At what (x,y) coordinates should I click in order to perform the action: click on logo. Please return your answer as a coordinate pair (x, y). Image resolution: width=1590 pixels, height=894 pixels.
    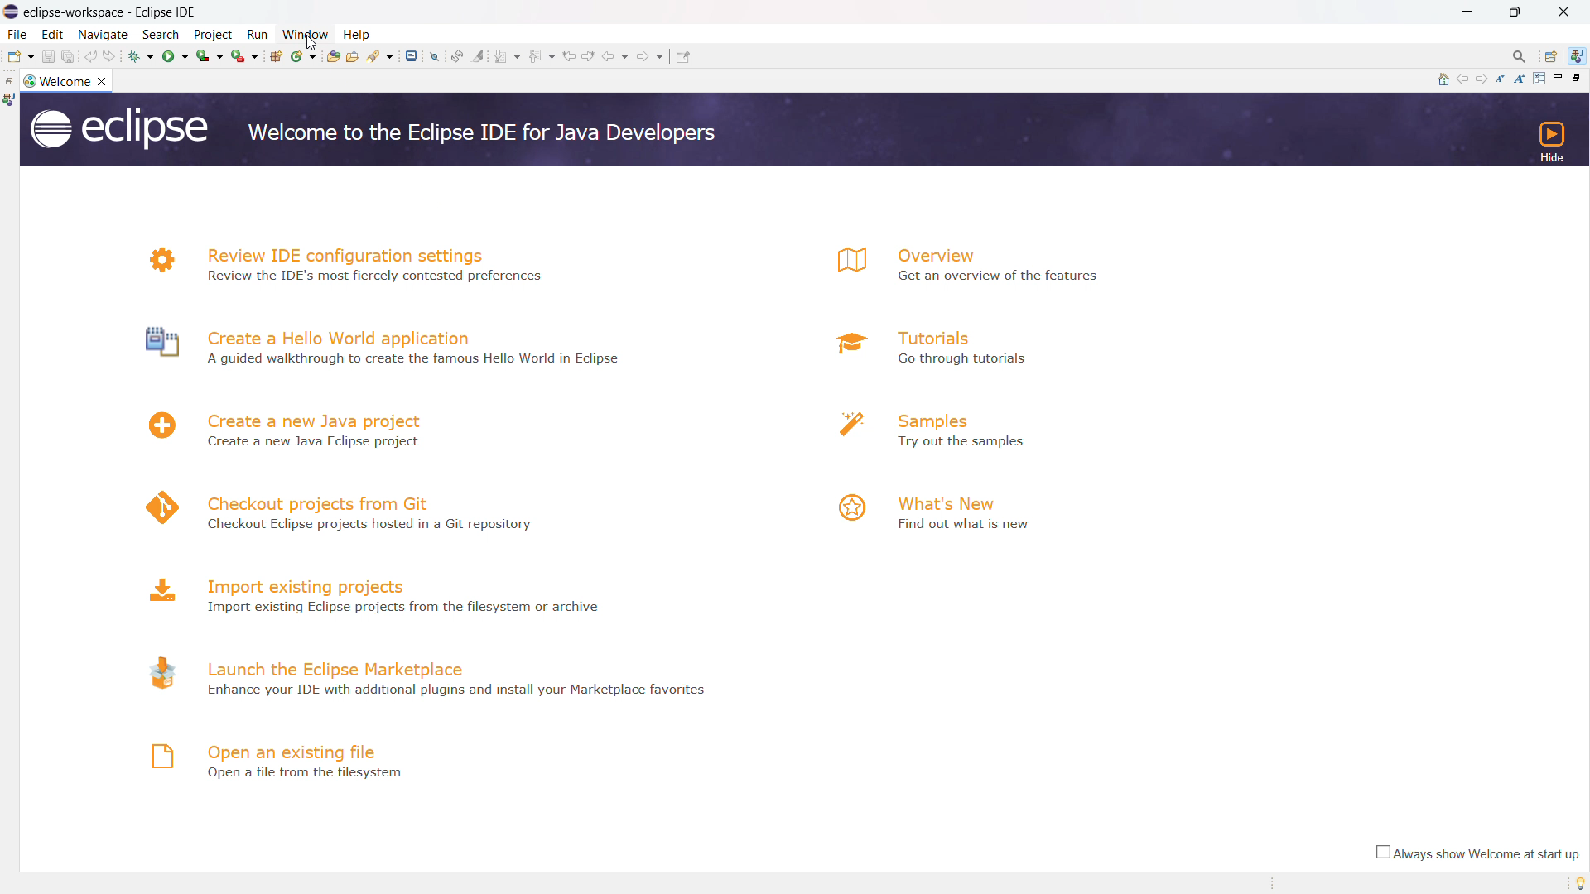
    Looking at the image, I should click on (158, 589).